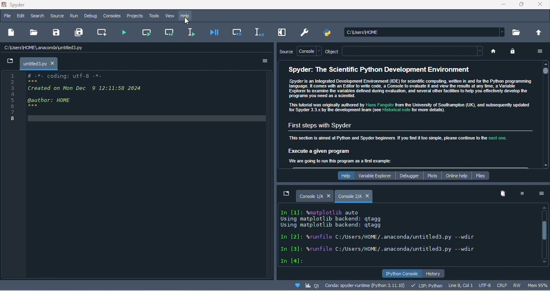 The height and width of the screenshot is (291, 550). I want to click on source, so click(57, 15).